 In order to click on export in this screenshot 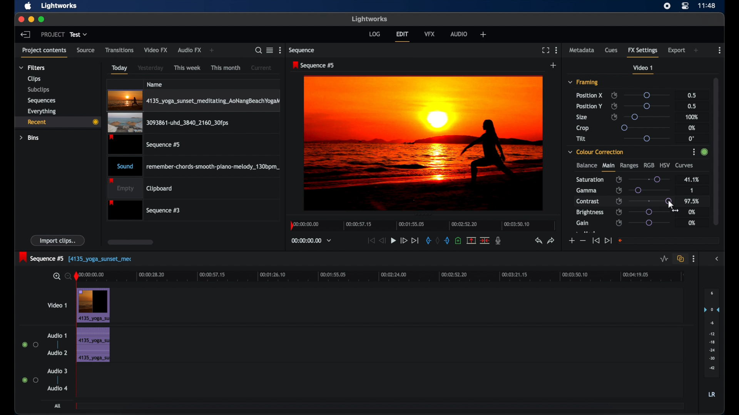, I will do `click(677, 50)`.